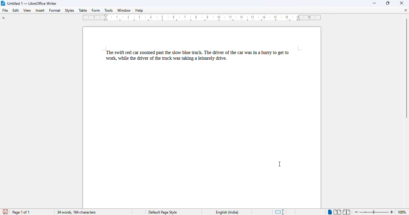 Image resolution: width=409 pixels, height=215 pixels. Describe the element at coordinates (55, 10) in the screenshot. I see `format` at that location.